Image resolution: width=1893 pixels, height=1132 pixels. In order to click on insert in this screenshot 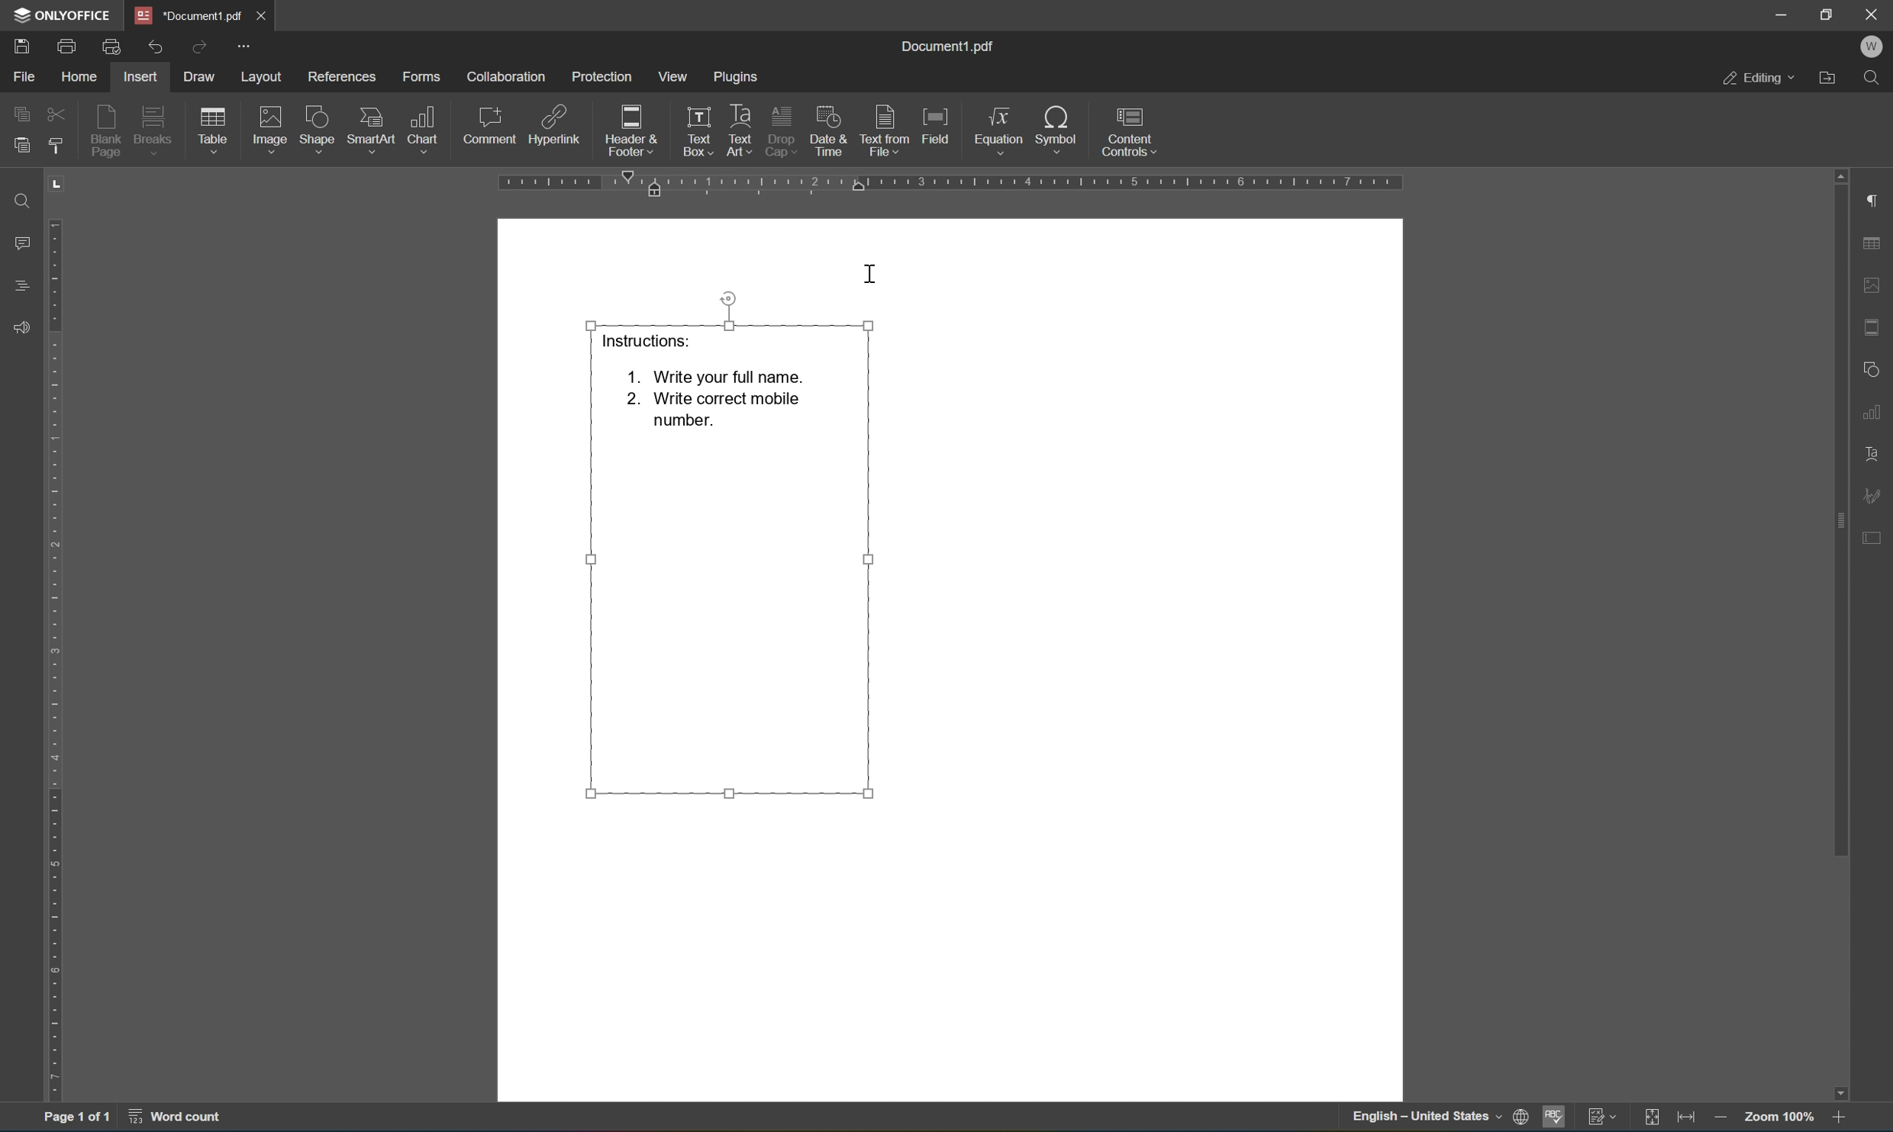, I will do `click(139, 77)`.